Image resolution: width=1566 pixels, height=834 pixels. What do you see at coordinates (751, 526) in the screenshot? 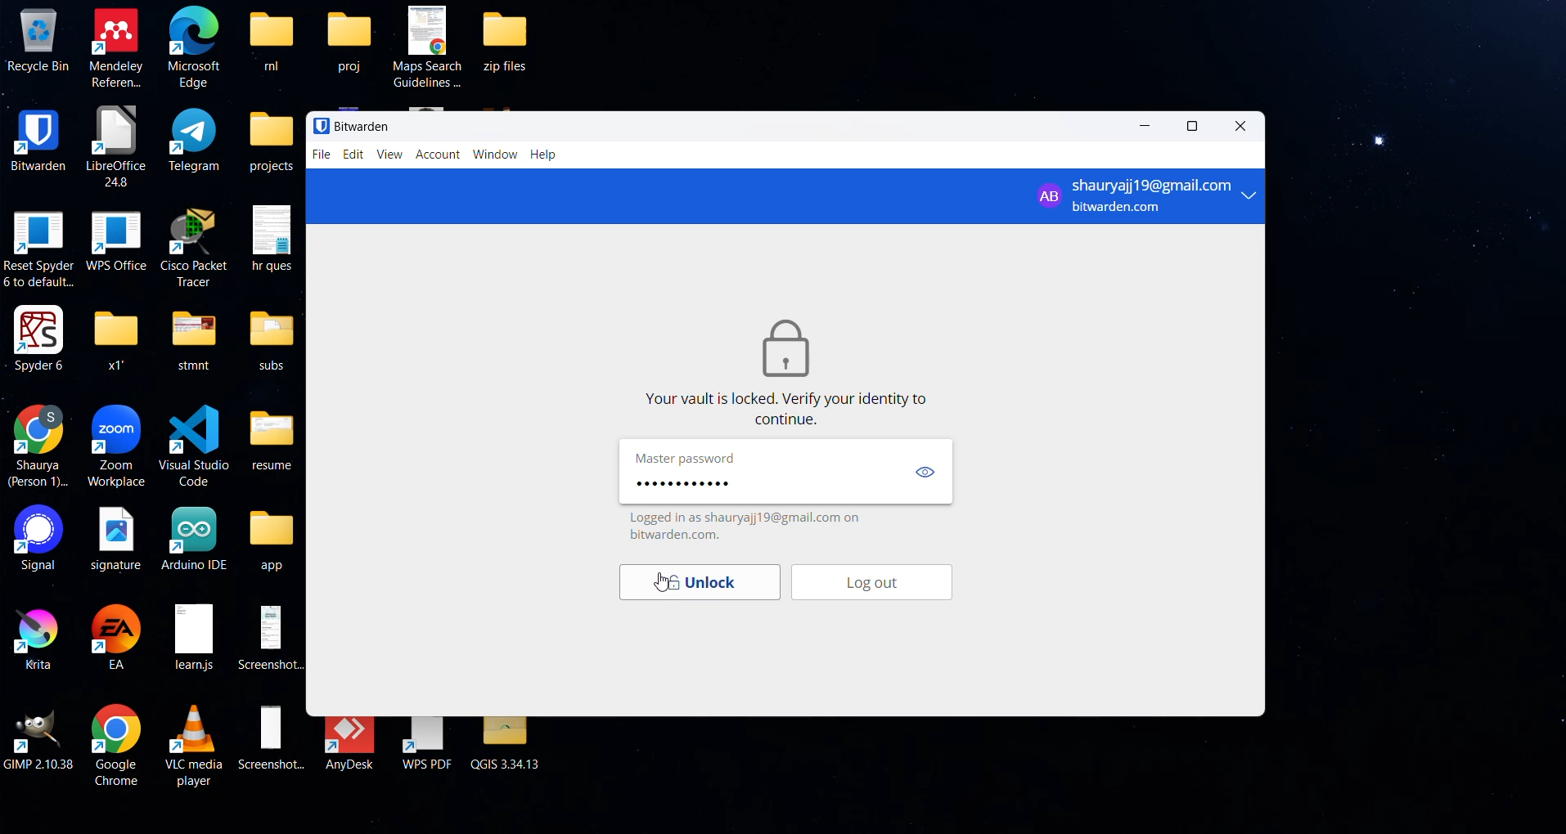
I see `Logged in as shauryajj19@gmail.com on bitwarden.com.` at bounding box center [751, 526].